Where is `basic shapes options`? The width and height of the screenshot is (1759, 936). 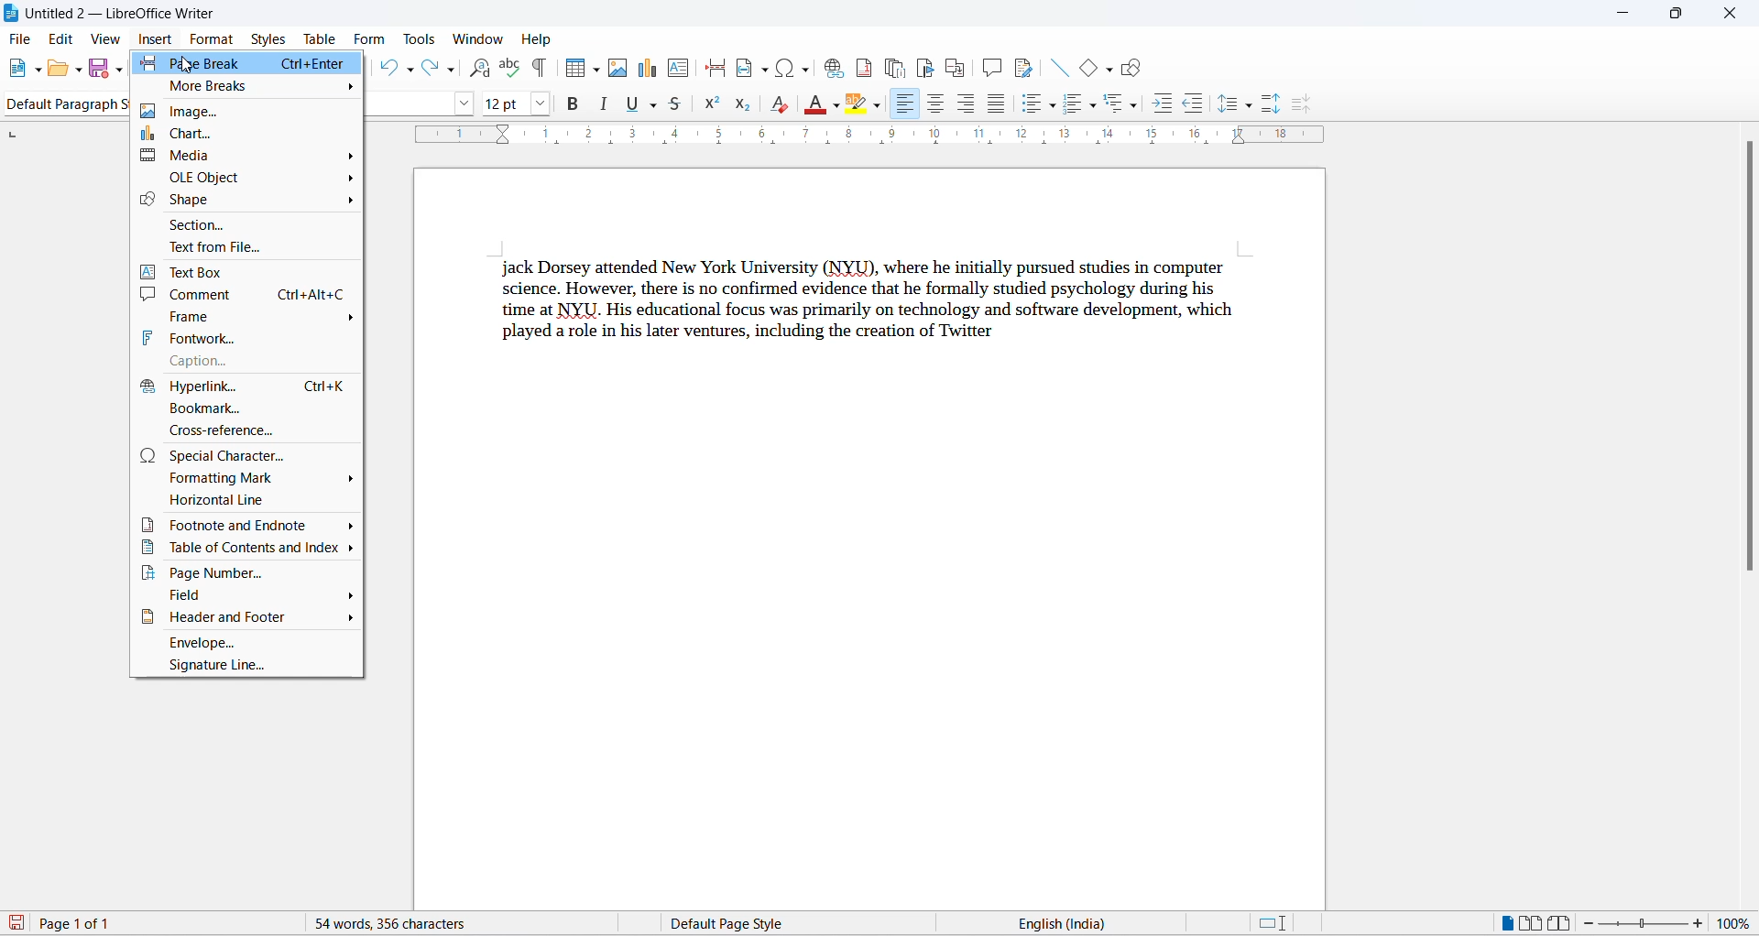 basic shapes options is located at coordinates (1109, 71).